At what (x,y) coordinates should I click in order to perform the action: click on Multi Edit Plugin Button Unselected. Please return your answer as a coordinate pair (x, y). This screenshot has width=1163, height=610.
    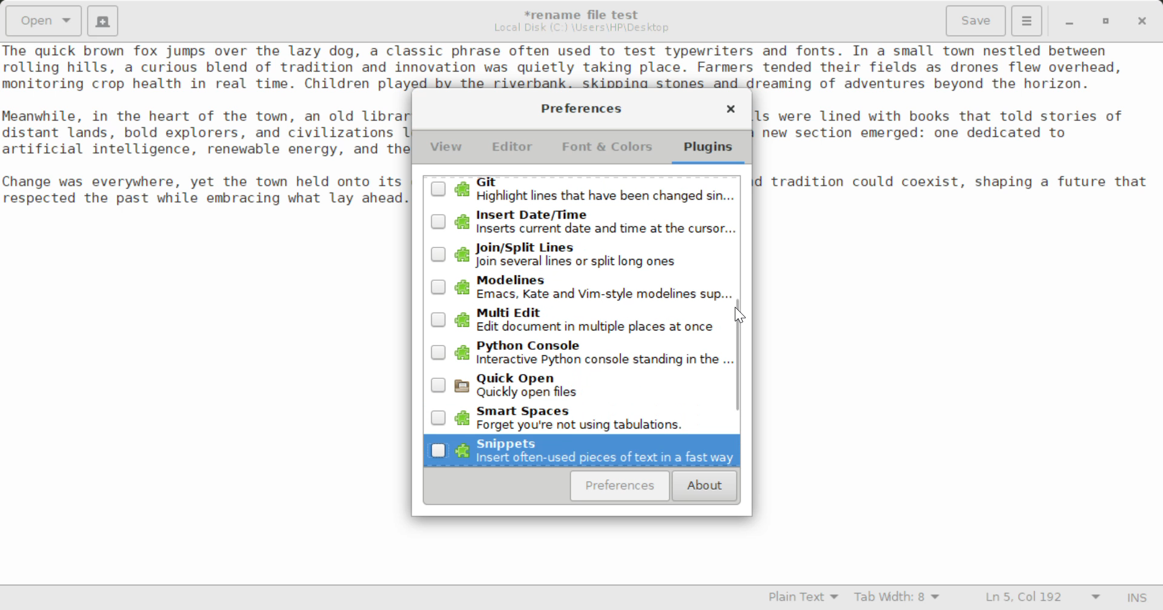
    Looking at the image, I should click on (578, 319).